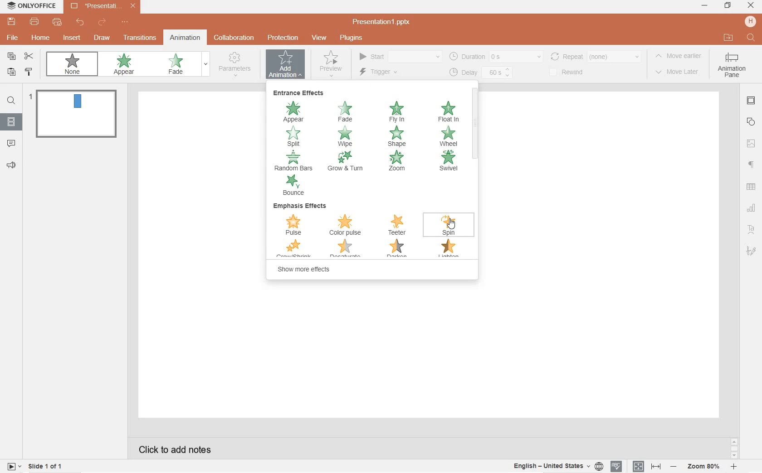 Image resolution: width=762 pixels, height=473 pixels. I want to click on shape, so click(397, 137).